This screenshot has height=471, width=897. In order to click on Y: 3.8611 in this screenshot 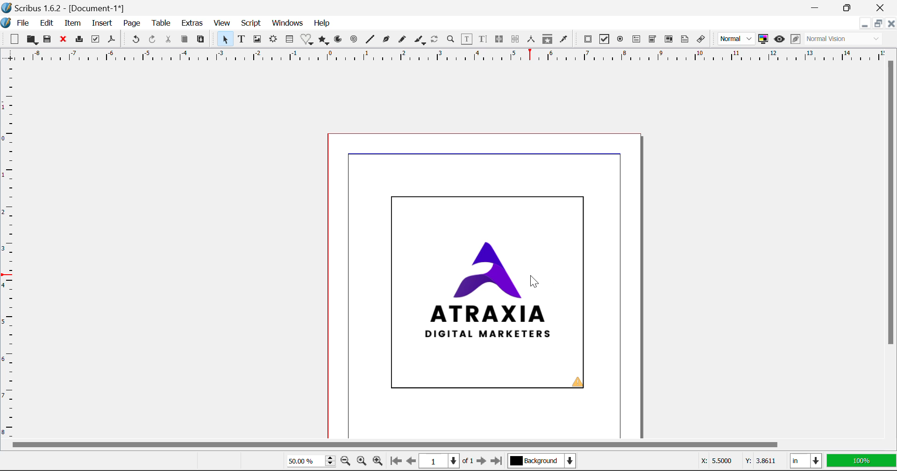, I will do `click(761, 462)`.